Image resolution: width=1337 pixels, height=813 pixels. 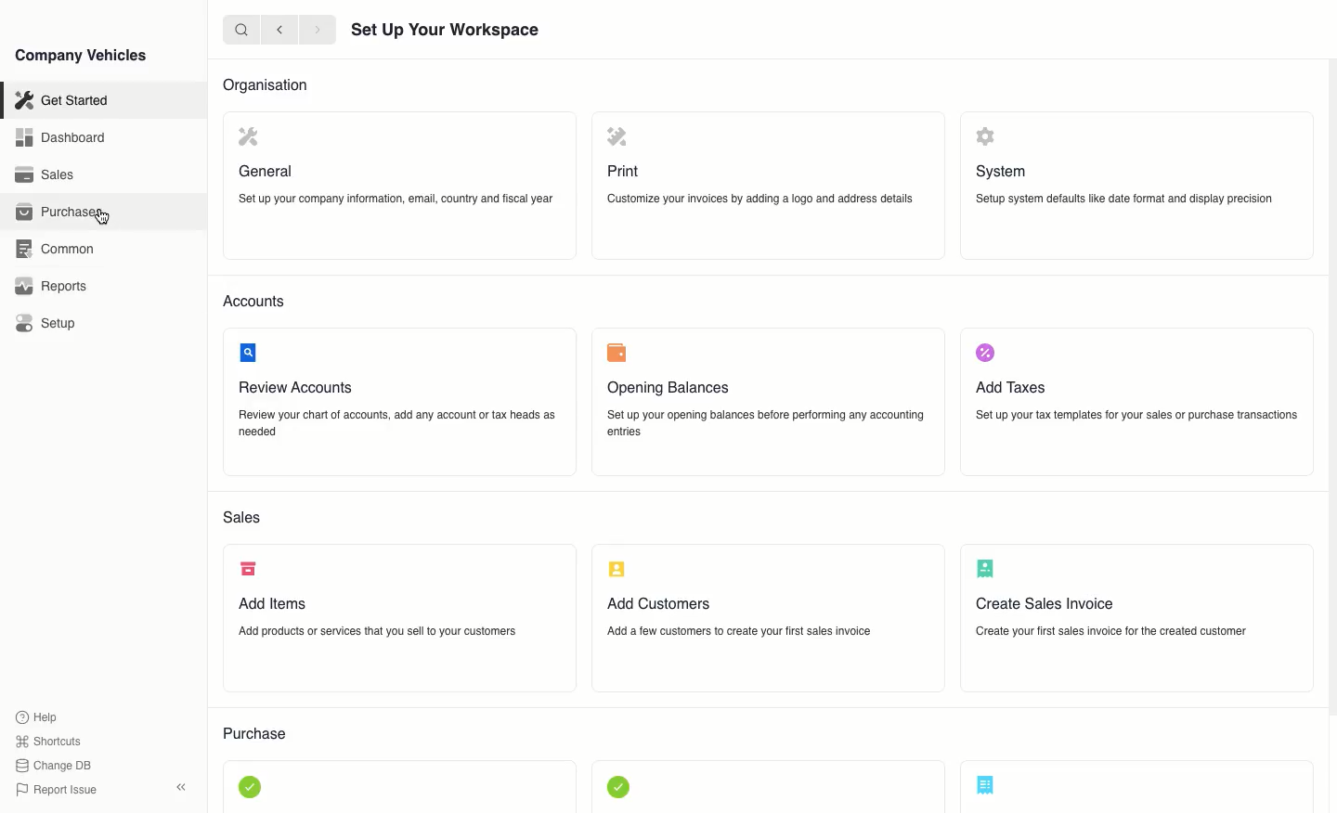 I want to click on cursor, so click(x=107, y=216).